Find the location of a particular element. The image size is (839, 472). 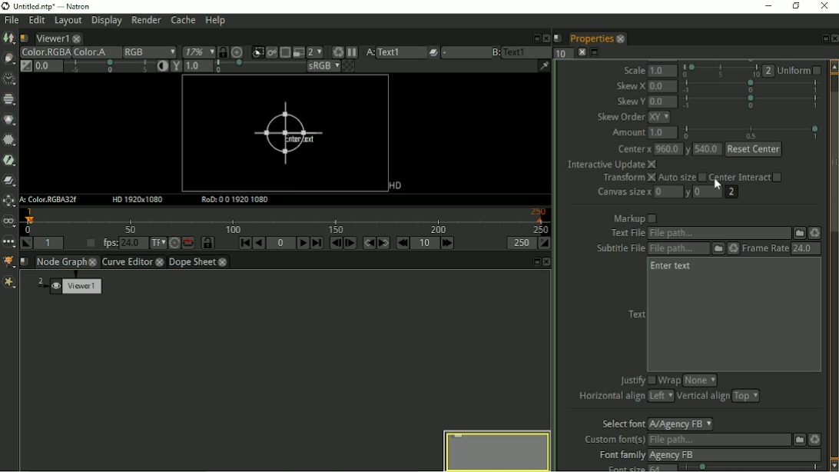

Clips the portion of image is located at coordinates (257, 51).